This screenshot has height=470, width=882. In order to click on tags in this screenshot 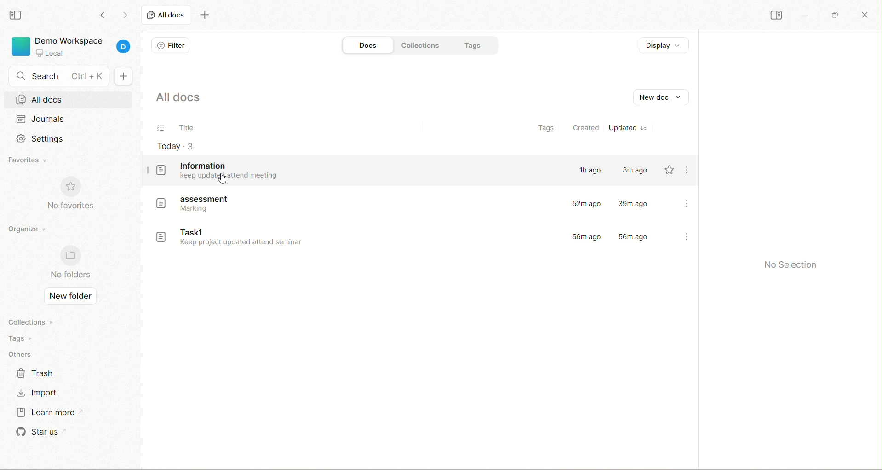, I will do `click(475, 46)`.